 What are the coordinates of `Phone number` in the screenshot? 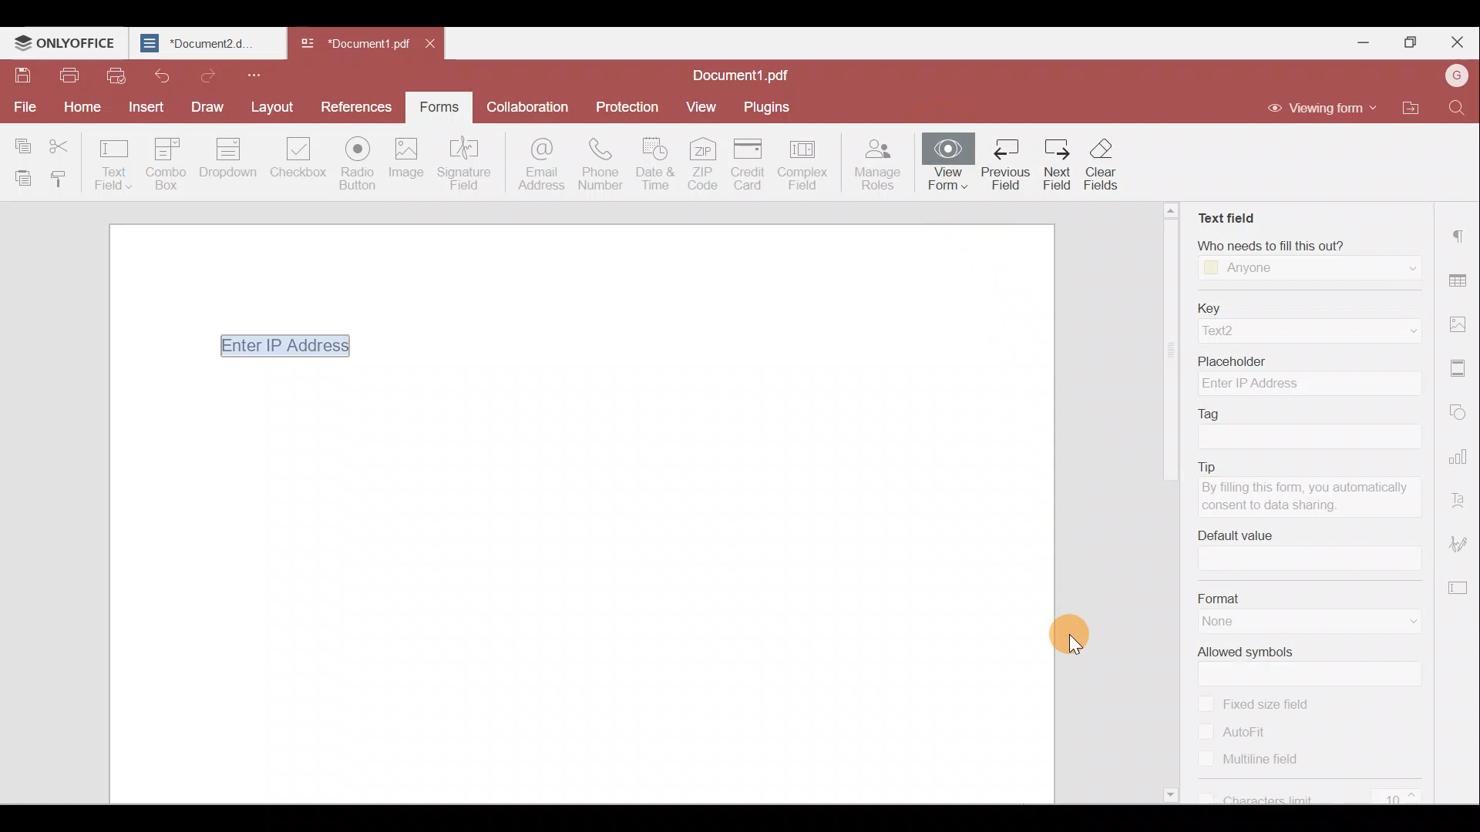 It's located at (601, 166).